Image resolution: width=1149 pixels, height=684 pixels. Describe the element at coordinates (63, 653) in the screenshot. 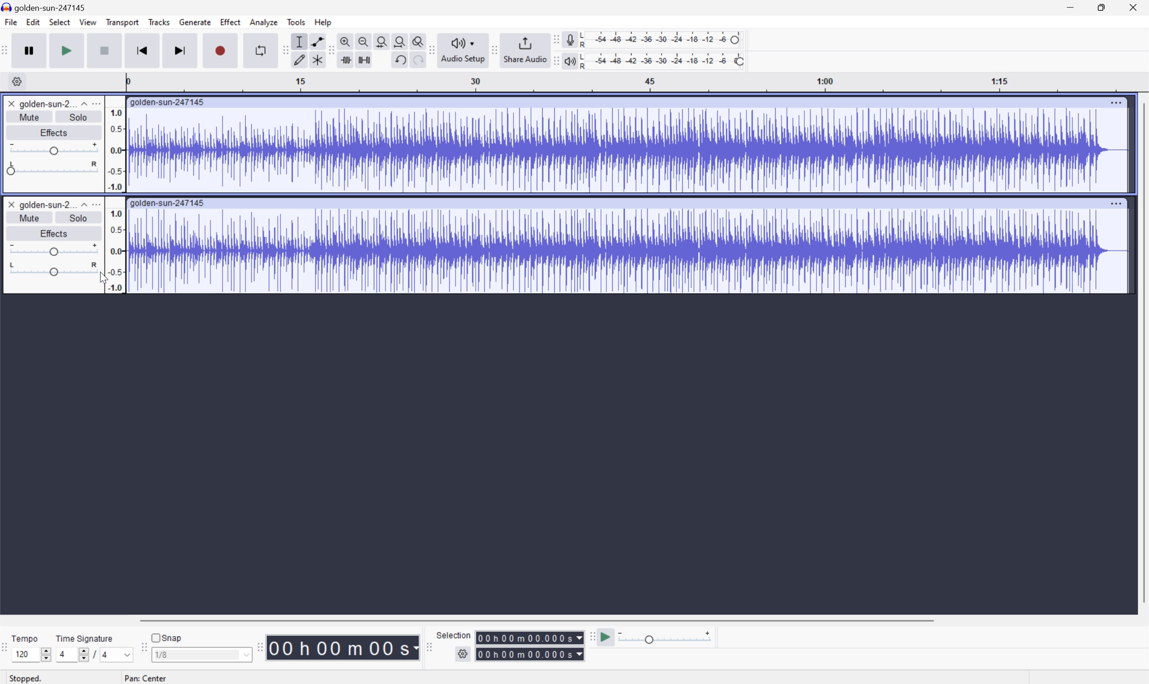

I see `4` at that location.